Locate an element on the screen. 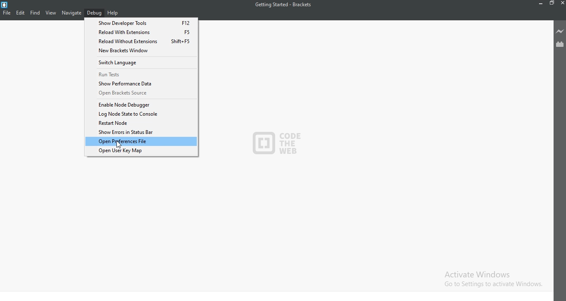 The width and height of the screenshot is (566, 301). reload without extensions is located at coordinates (141, 41).